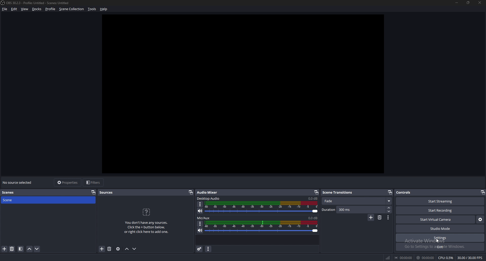  Describe the element at coordinates (380, 218) in the screenshot. I see `remove scene` at that location.